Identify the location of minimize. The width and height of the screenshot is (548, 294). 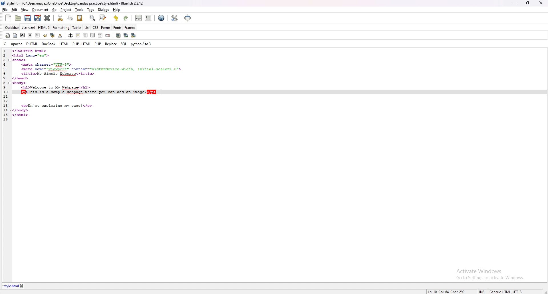
(515, 3).